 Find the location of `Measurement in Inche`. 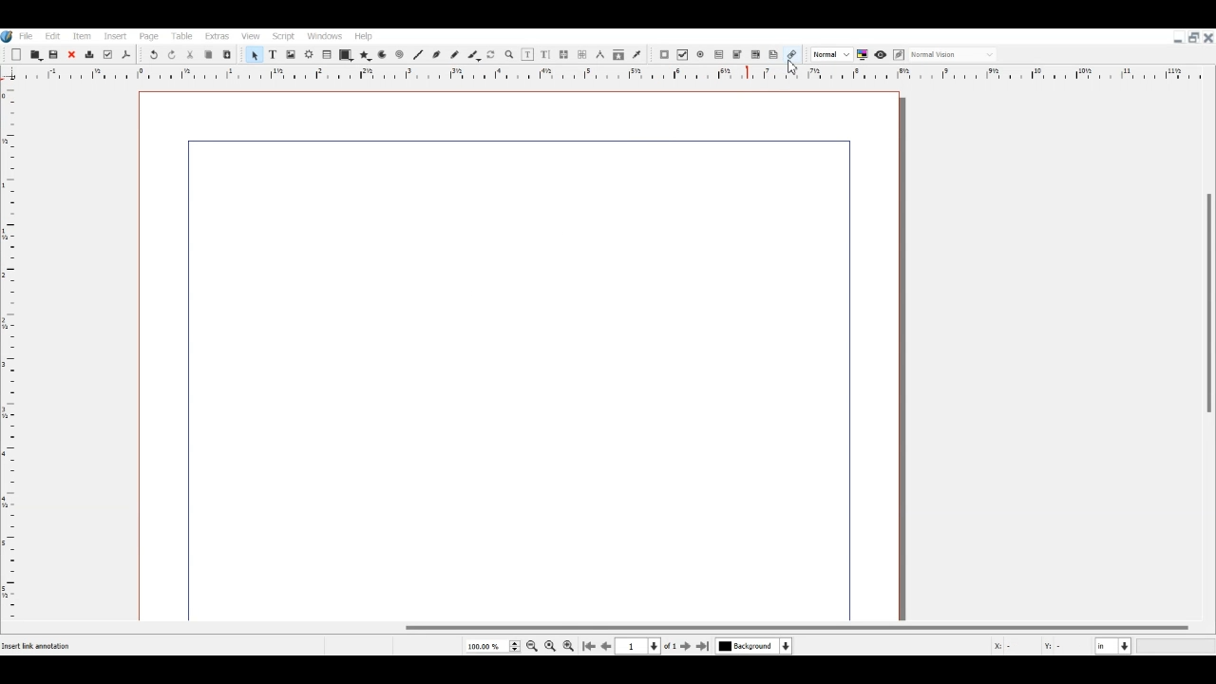

Measurement in Inche is located at coordinates (1113, 646).